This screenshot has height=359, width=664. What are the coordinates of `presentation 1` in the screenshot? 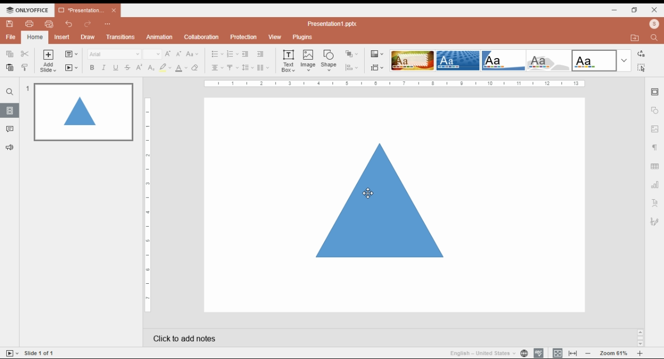 It's located at (87, 10).